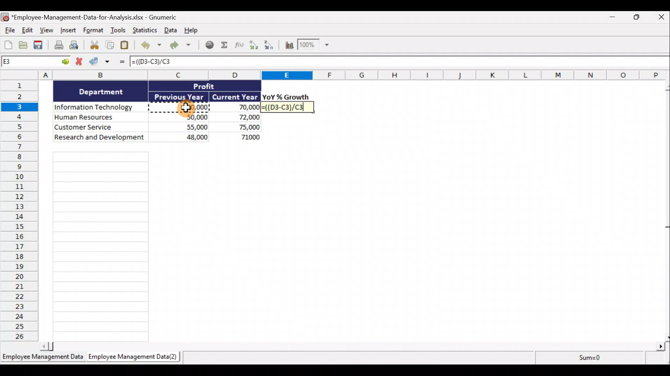  I want to click on Help, so click(191, 31).